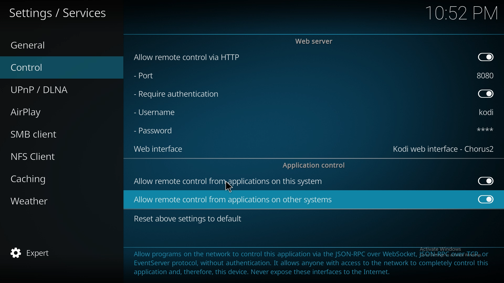 The image size is (504, 283). What do you see at coordinates (56, 90) in the screenshot?
I see `upnp/dlna` at bounding box center [56, 90].